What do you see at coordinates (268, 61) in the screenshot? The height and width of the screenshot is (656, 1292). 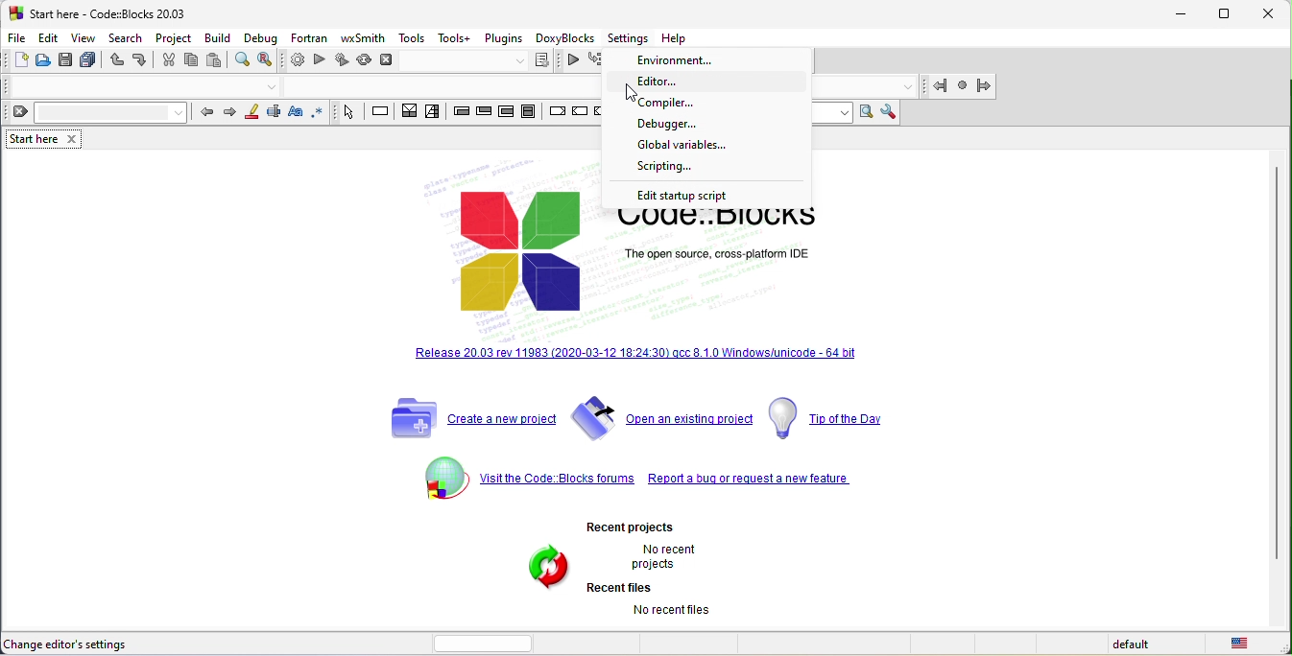 I see `replace` at bounding box center [268, 61].